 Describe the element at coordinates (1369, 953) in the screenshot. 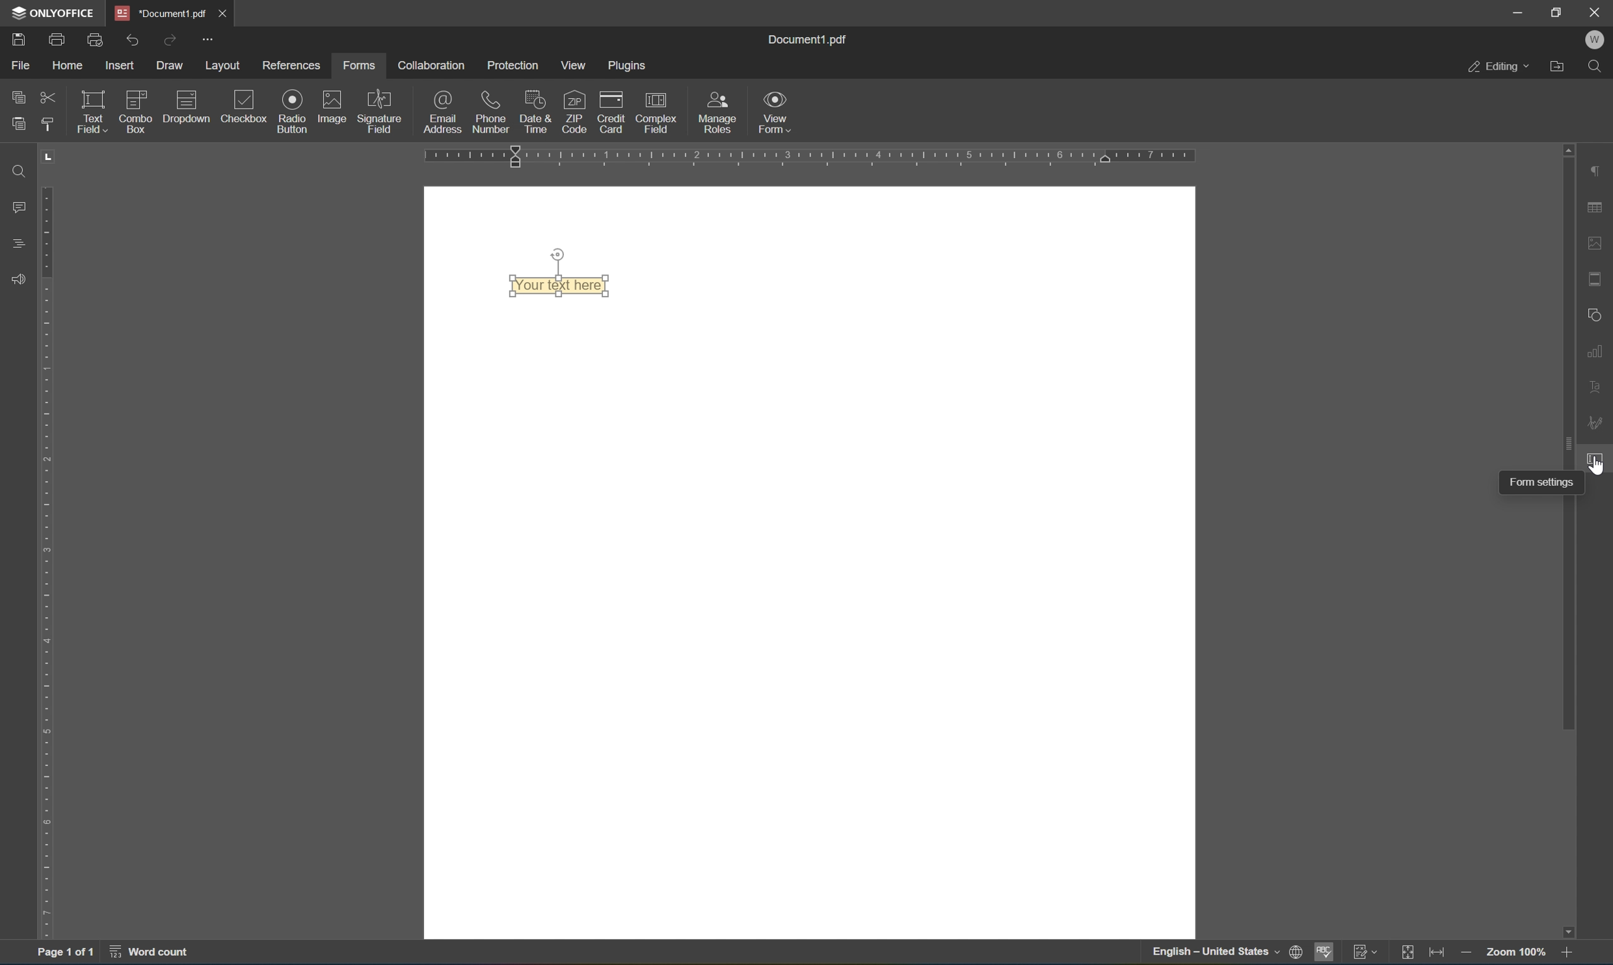

I see `track changes` at that location.